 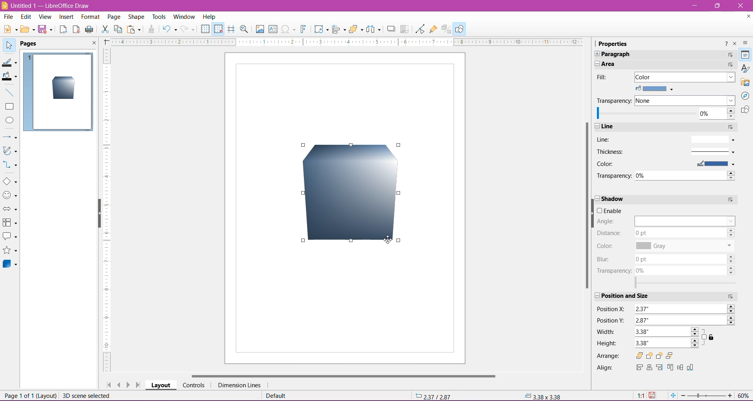 I want to click on Cut, so click(x=105, y=30).